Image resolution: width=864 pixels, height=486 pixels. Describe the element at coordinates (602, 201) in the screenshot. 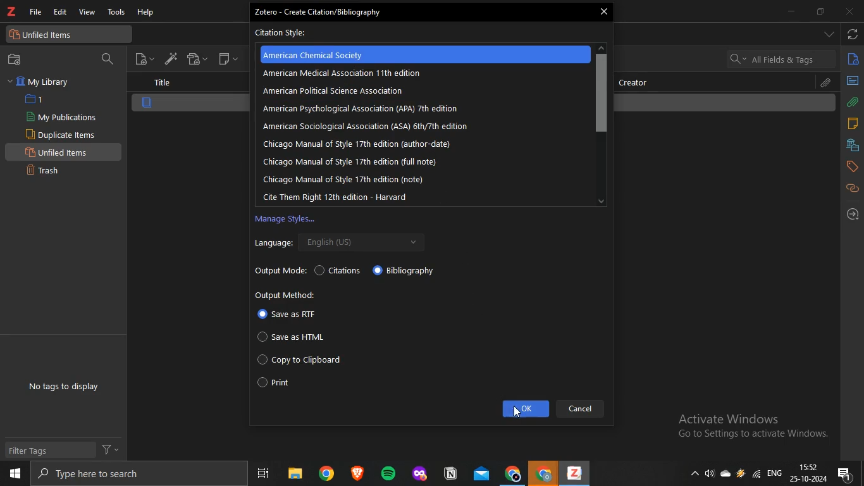

I see `down` at that location.